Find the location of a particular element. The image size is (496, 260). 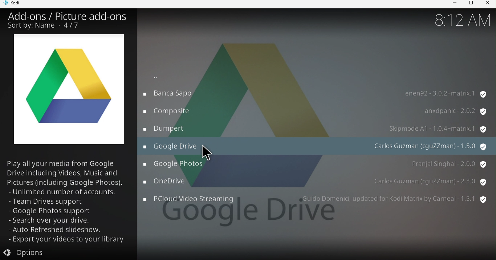

Composite is located at coordinates (316, 111).